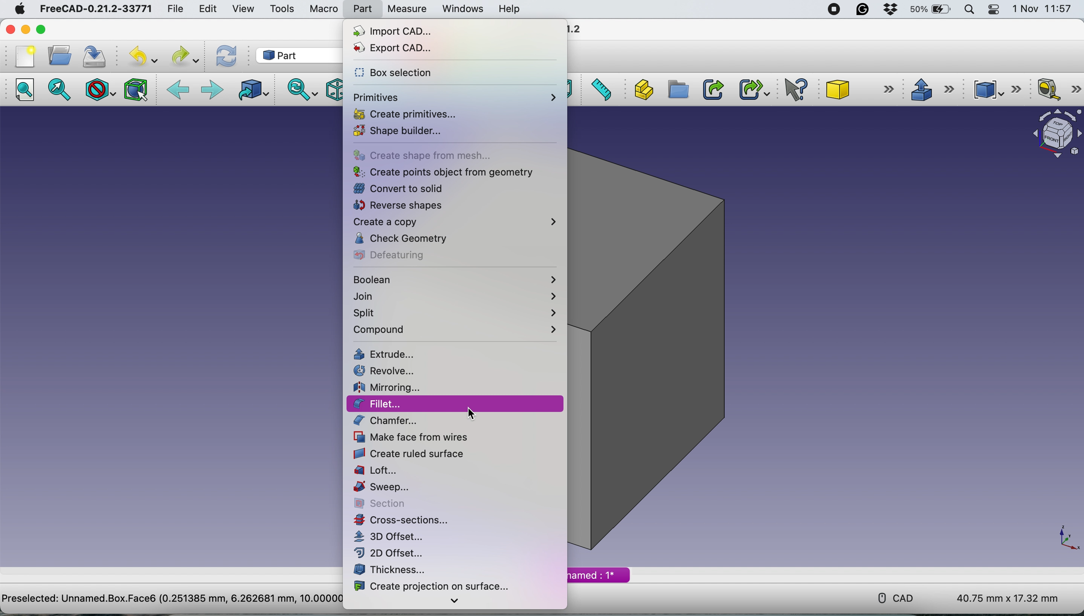 The height and width of the screenshot is (616, 1084). What do you see at coordinates (454, 404) in the screenshot?
I see `fillet` at bounding box center [454, 404].